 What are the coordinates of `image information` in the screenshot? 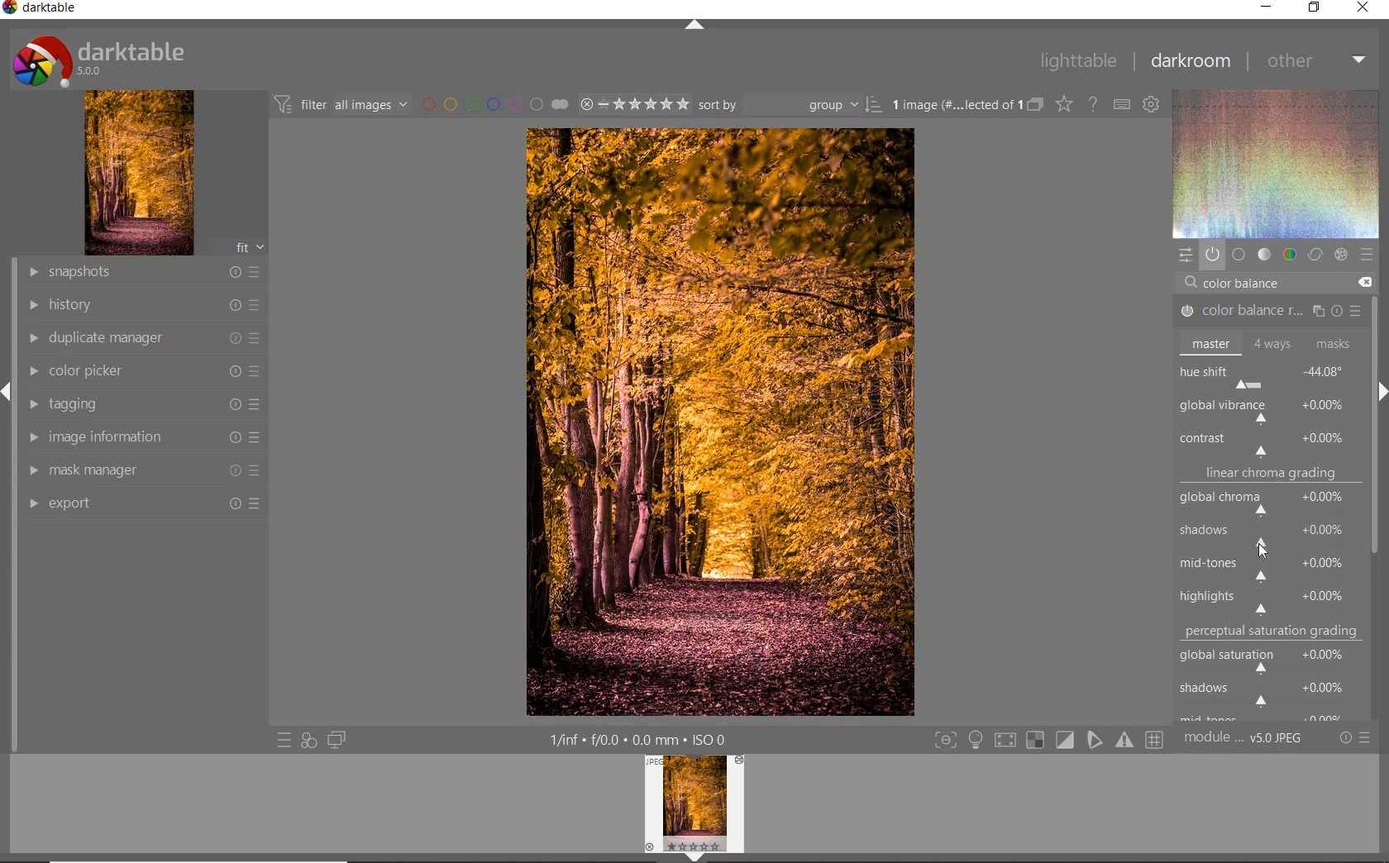 It's located at (141, 436).